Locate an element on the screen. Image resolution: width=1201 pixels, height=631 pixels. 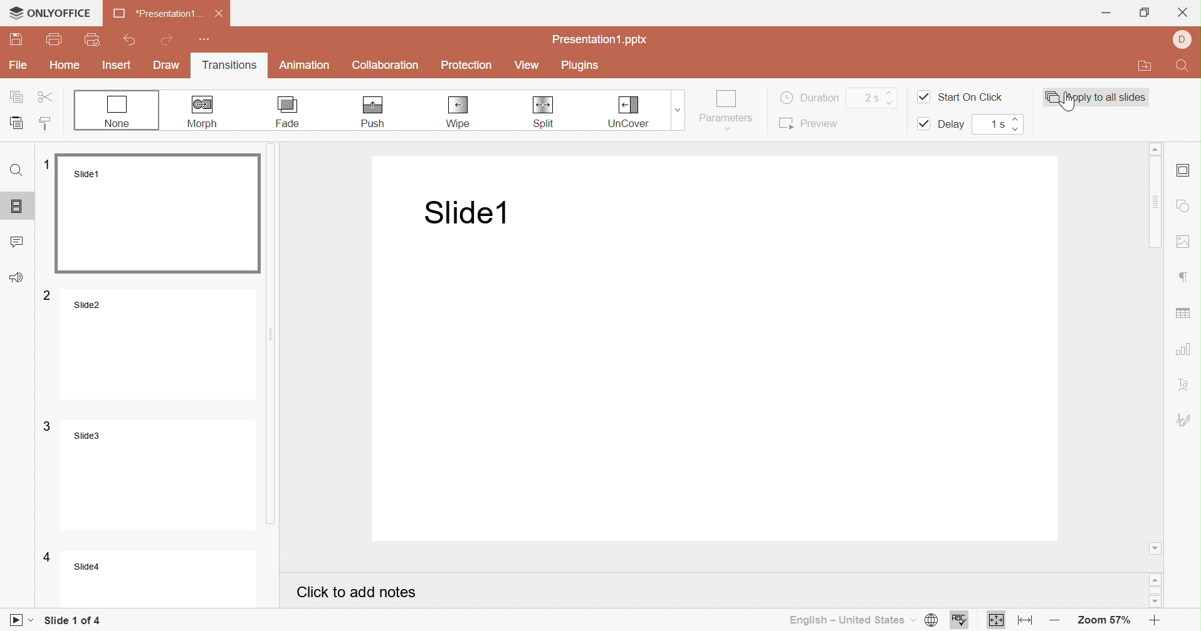
Feedback & Support is located at coordinates (19, 279).